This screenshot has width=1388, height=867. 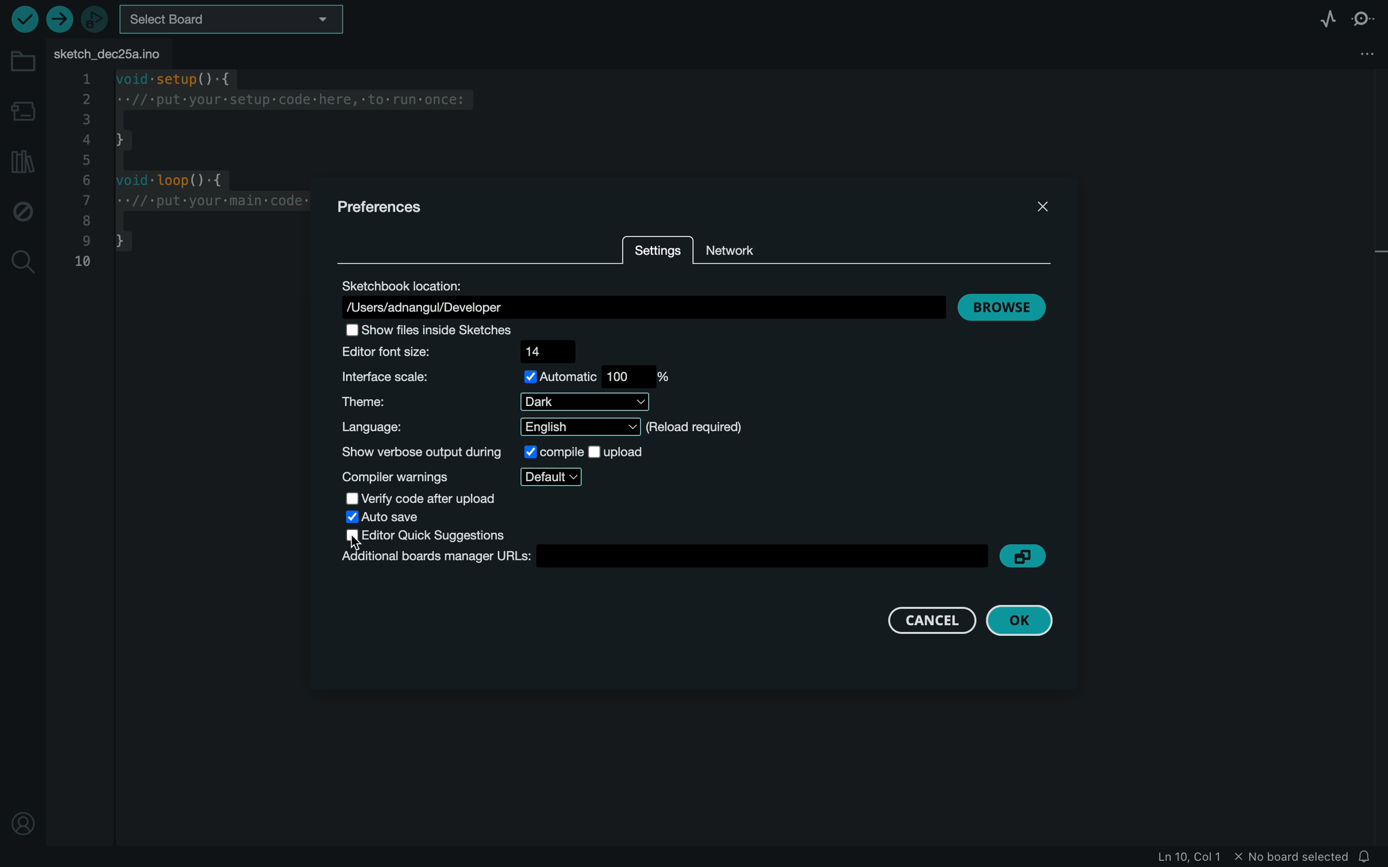 What do you see at coordinates (1018, 622) in the screenshot?
I see `ok` at bounding box center [1018, 622].